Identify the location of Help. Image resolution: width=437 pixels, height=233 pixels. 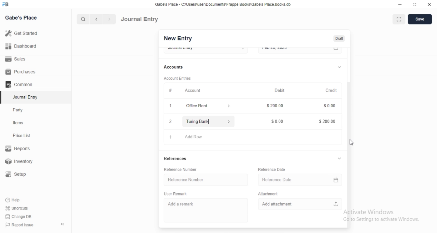
(14, 200).